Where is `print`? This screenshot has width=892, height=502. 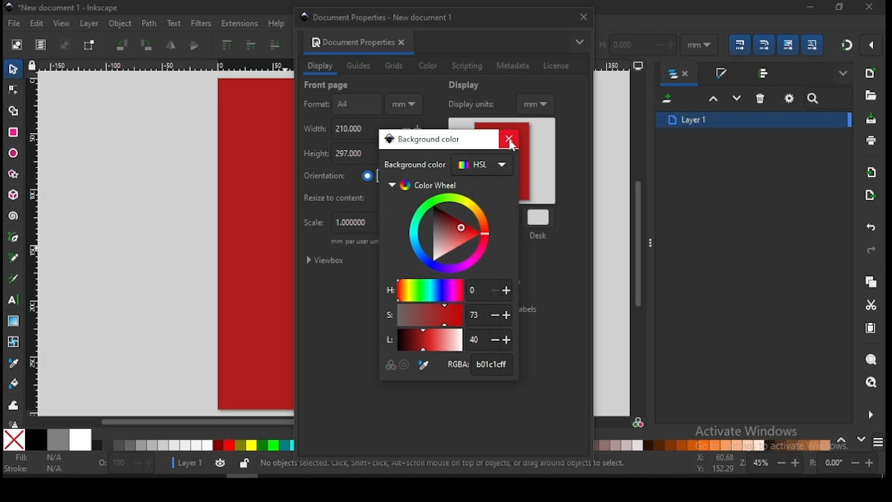
print is located at coordinates (871, 141).